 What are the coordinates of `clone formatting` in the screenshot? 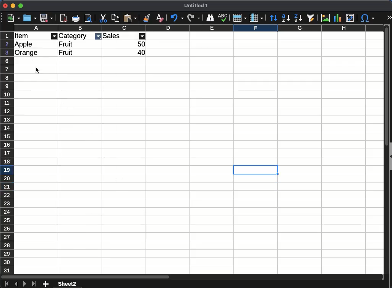 It's located at (146, 18).